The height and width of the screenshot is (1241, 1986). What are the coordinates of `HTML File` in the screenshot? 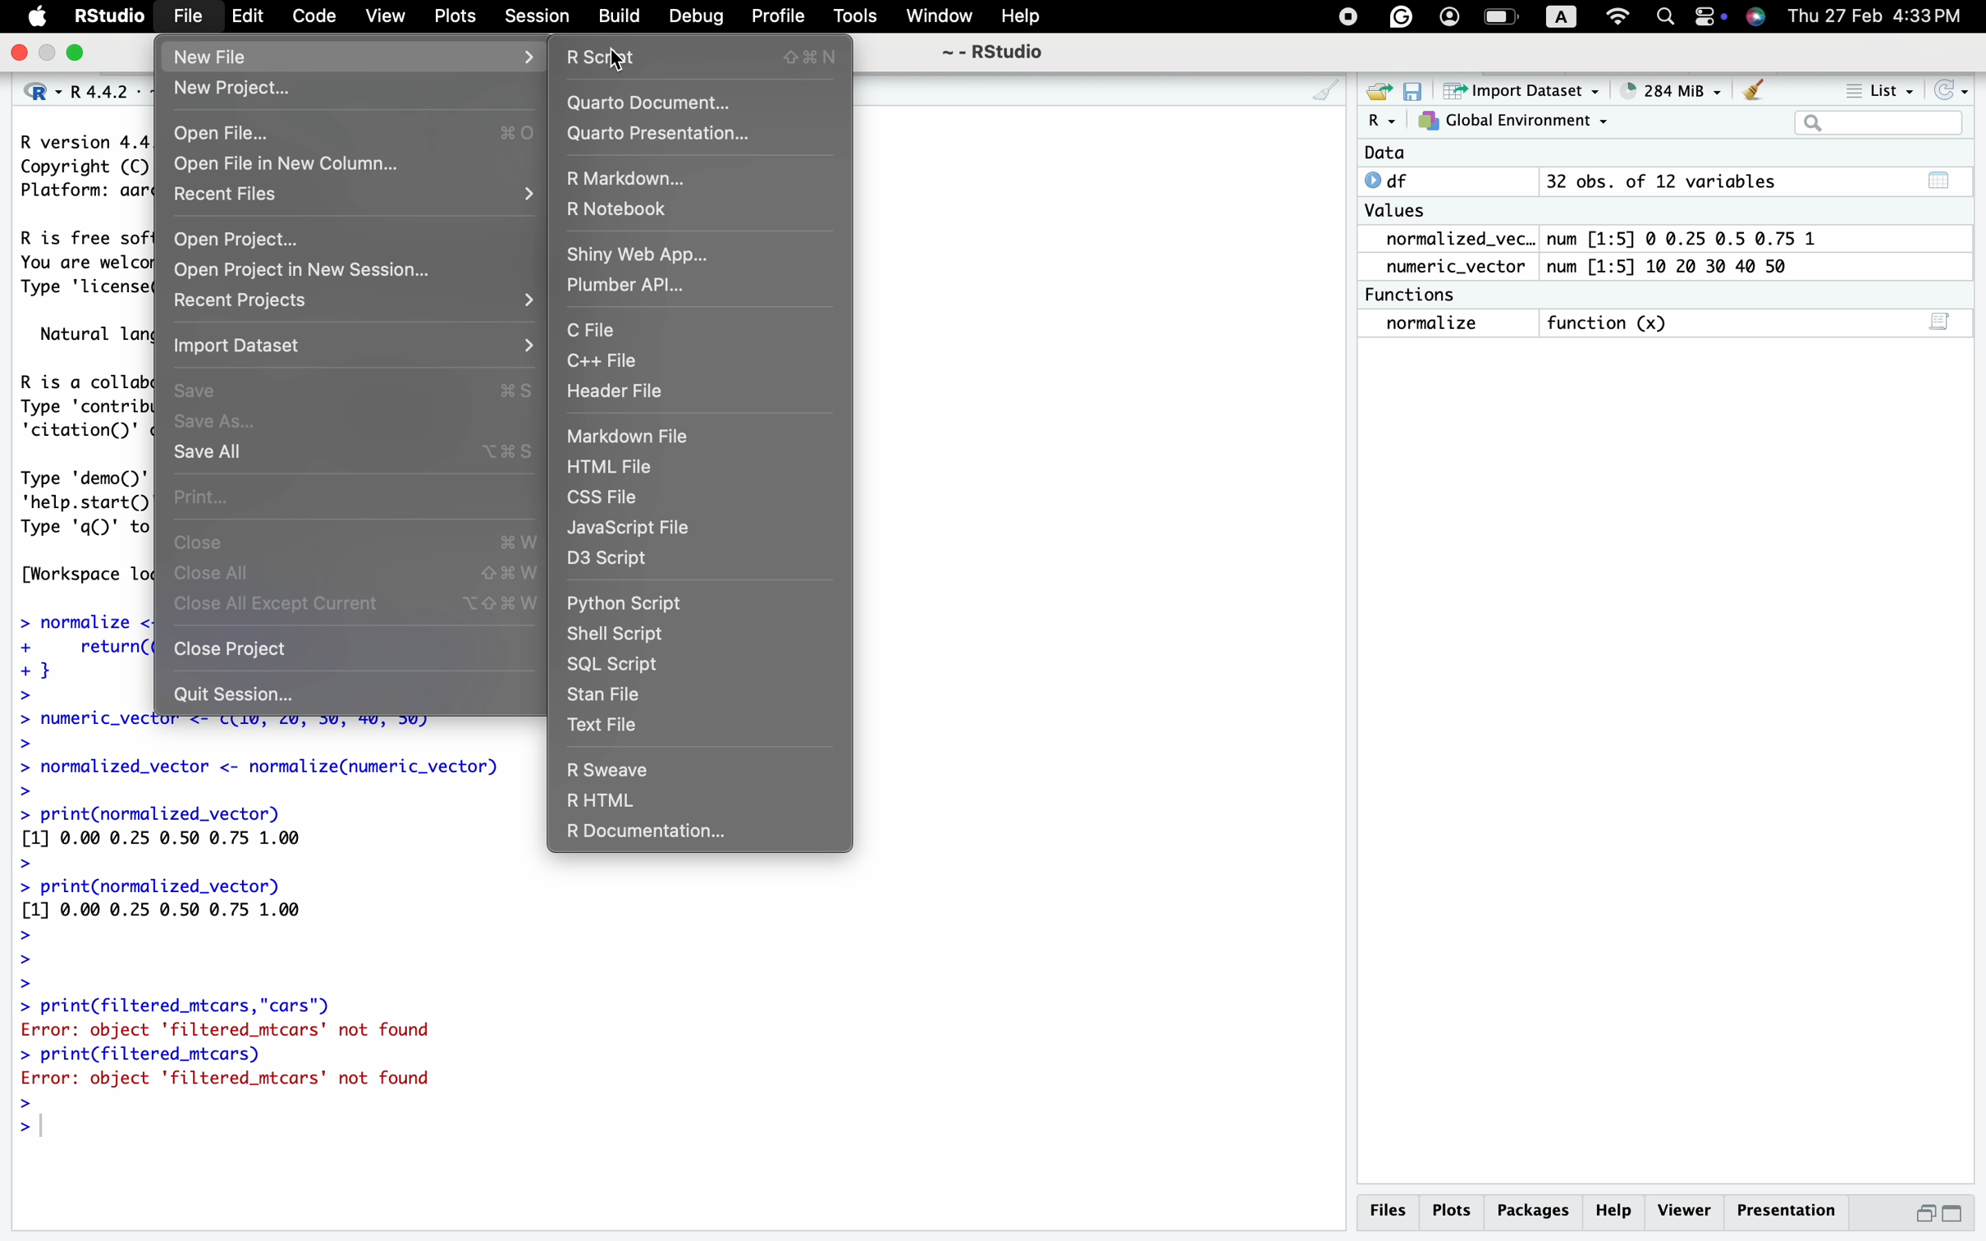 It's located at (617, 465).